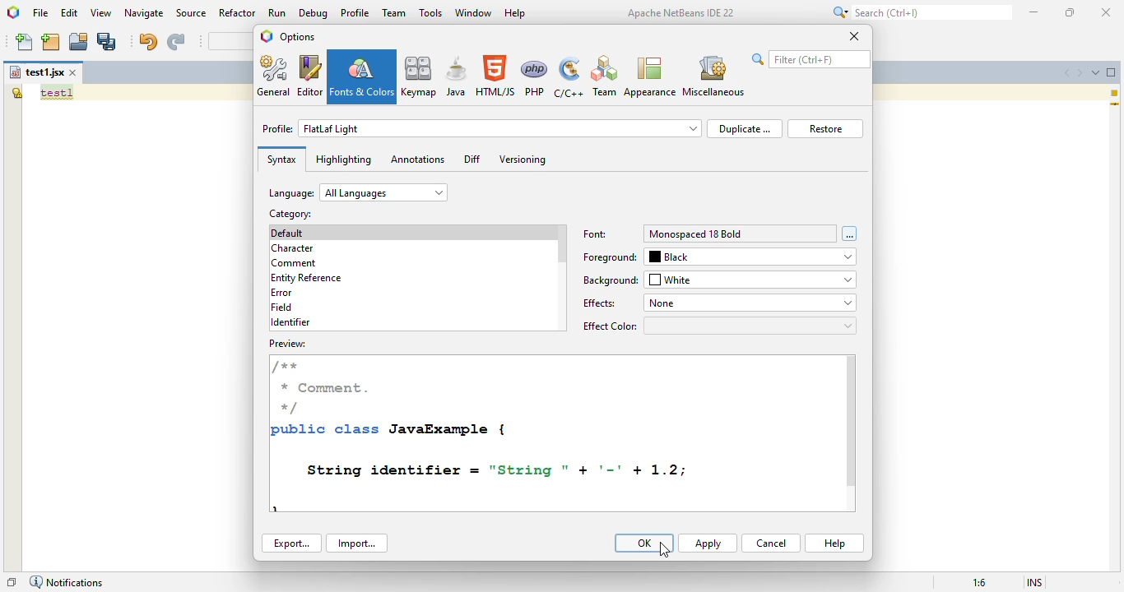 The height and width of the screenshot is (592, 1124). I want to click on logo, so click(267, 35).